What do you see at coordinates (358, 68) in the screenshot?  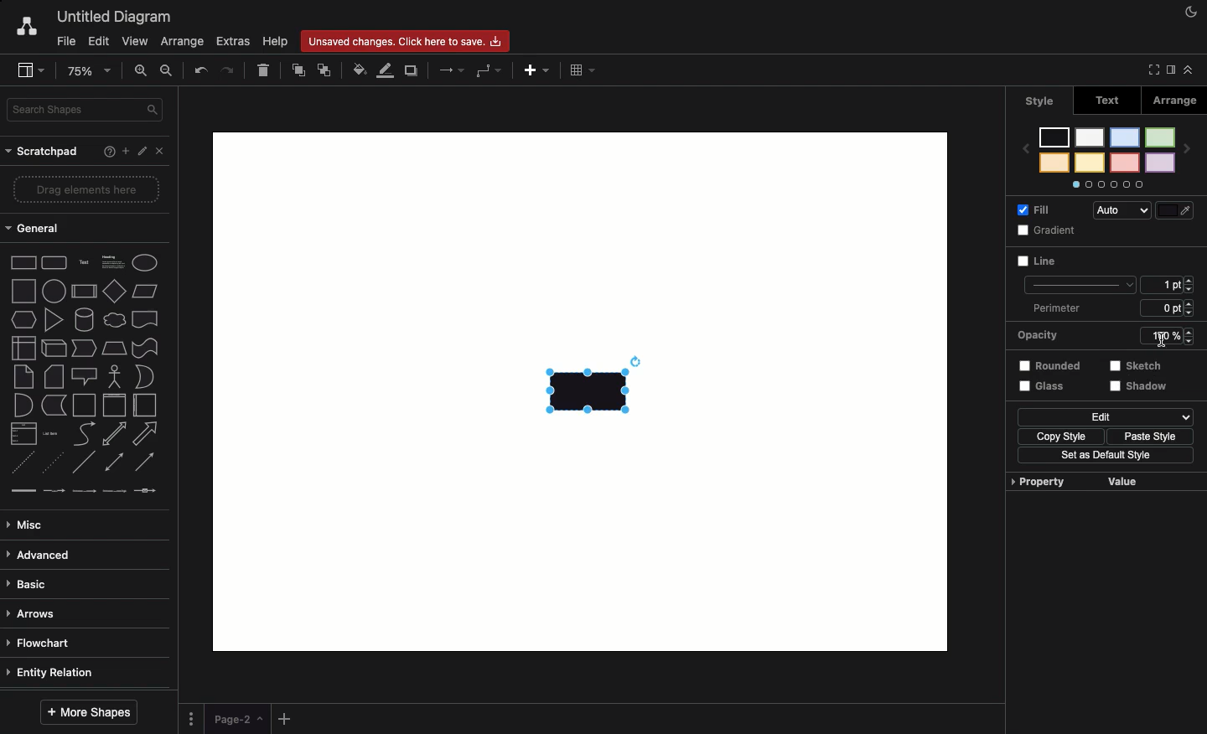 I see `Fill color` at bounding box center [358, 68].